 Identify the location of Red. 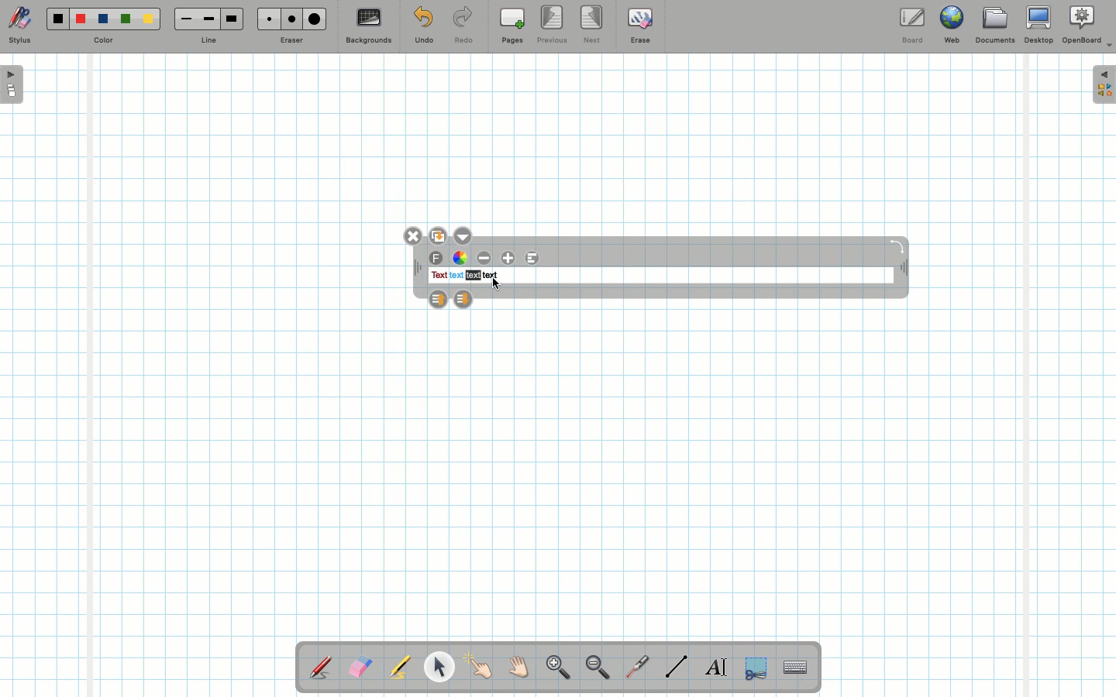
(81, 19).